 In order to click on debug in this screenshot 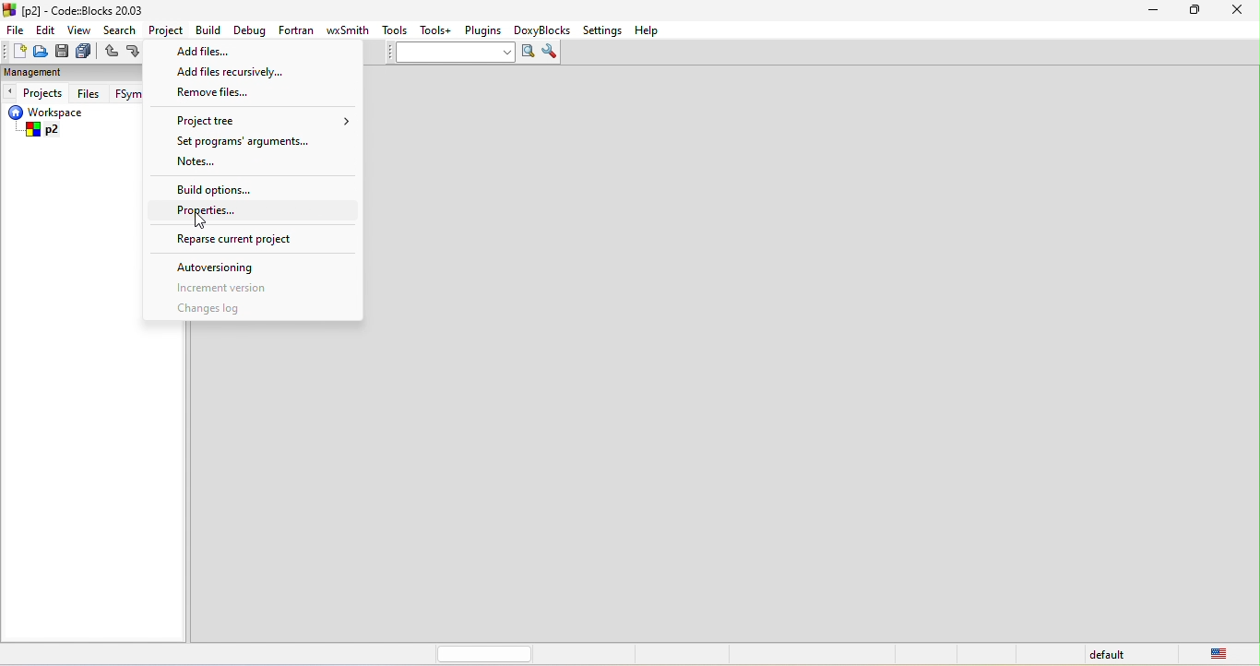, I will do `click(251, 32)`.